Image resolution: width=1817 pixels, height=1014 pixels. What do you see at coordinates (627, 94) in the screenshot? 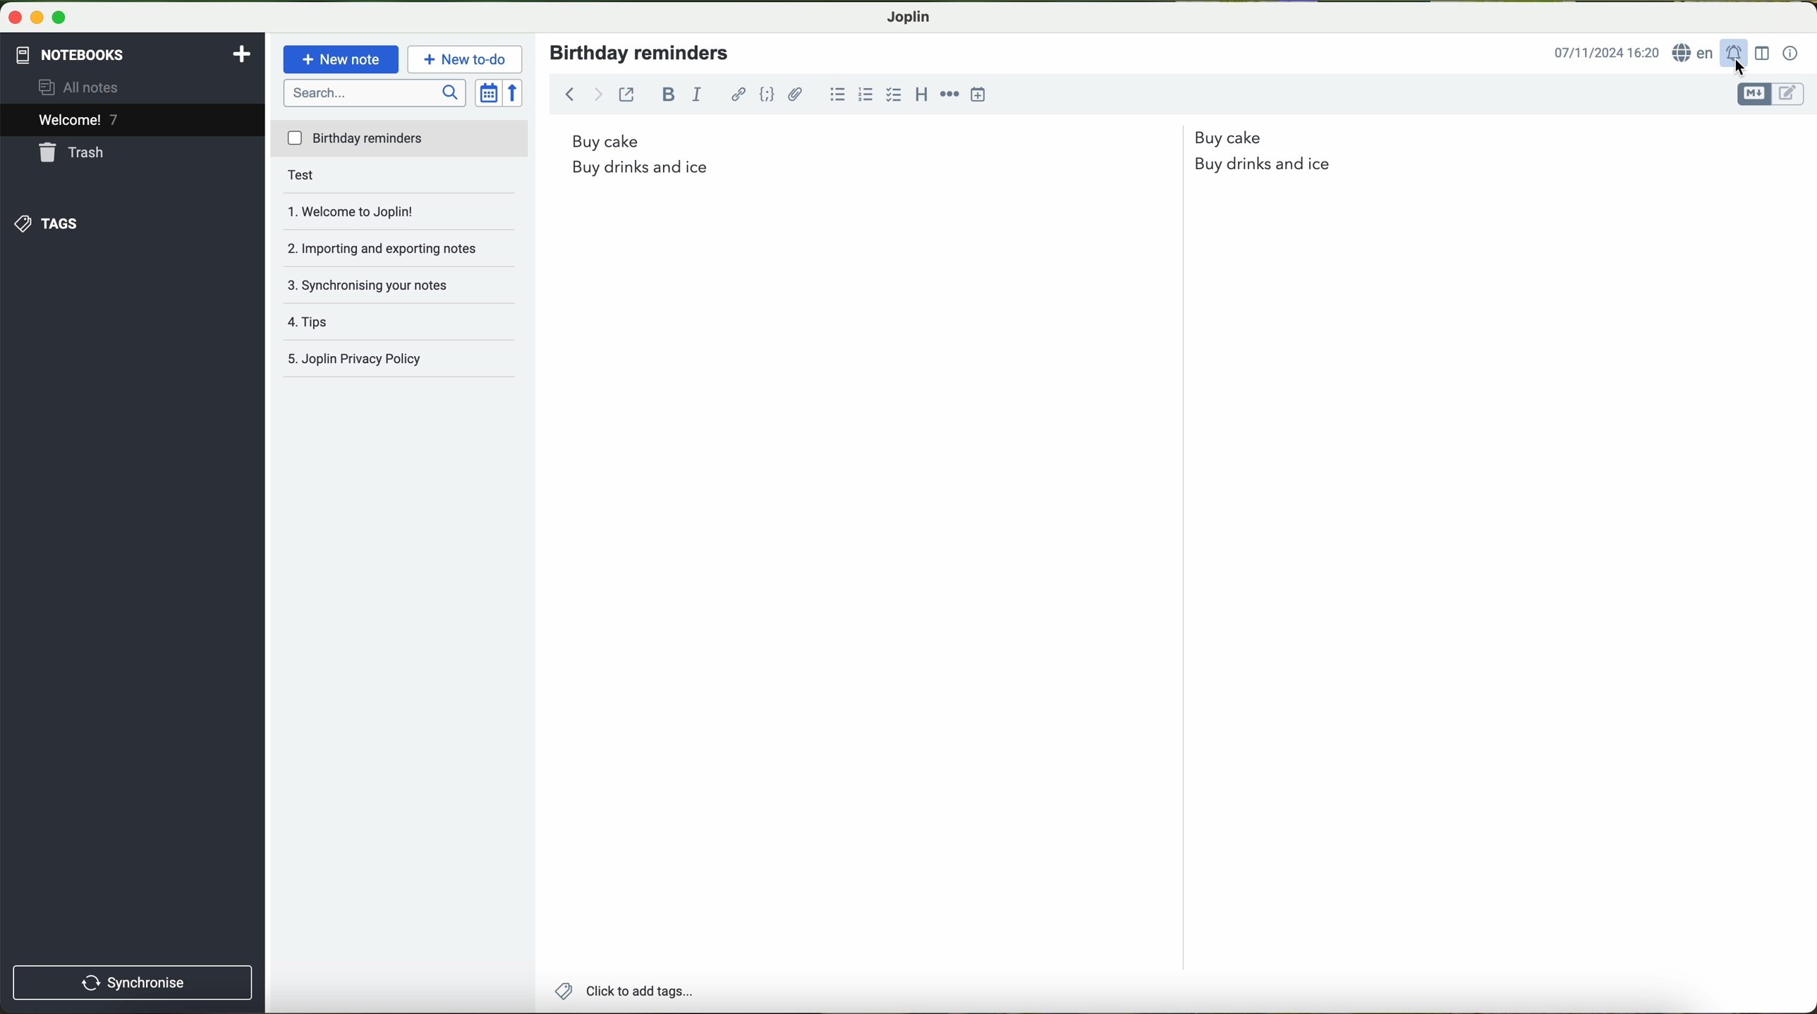
I see `toggle external editing` at bounding box center [627, 94].